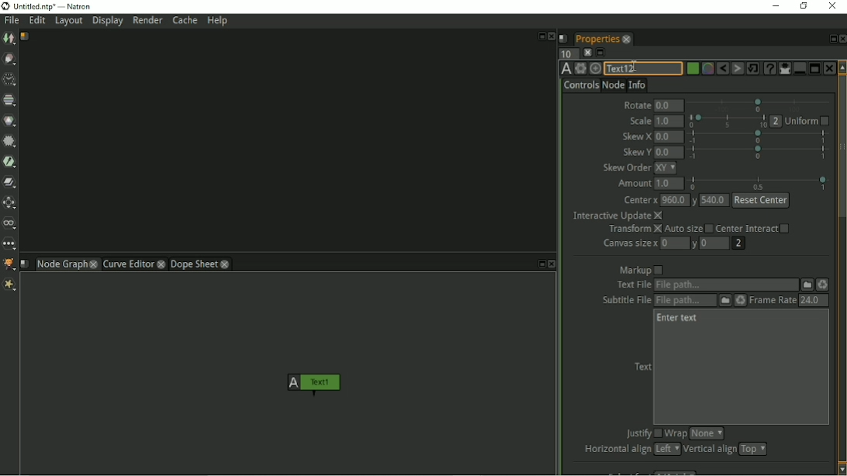 The width and height of the screenshot is (847, 476). Describe the element at coordinates (831, 6) in the screenshot. I see `Close` at that location.